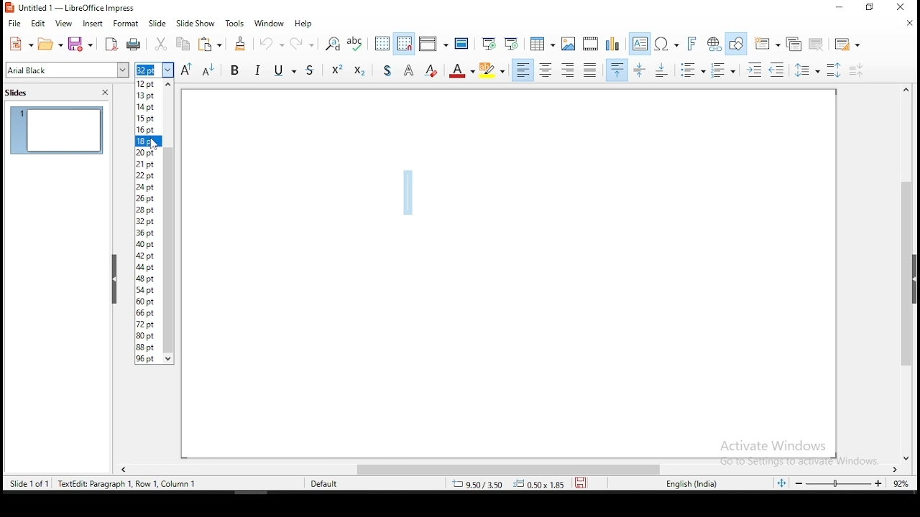 The image size is (920, 517). Describe the element at coordinates (148, 267) in the screenshot. I see `44` at that location.